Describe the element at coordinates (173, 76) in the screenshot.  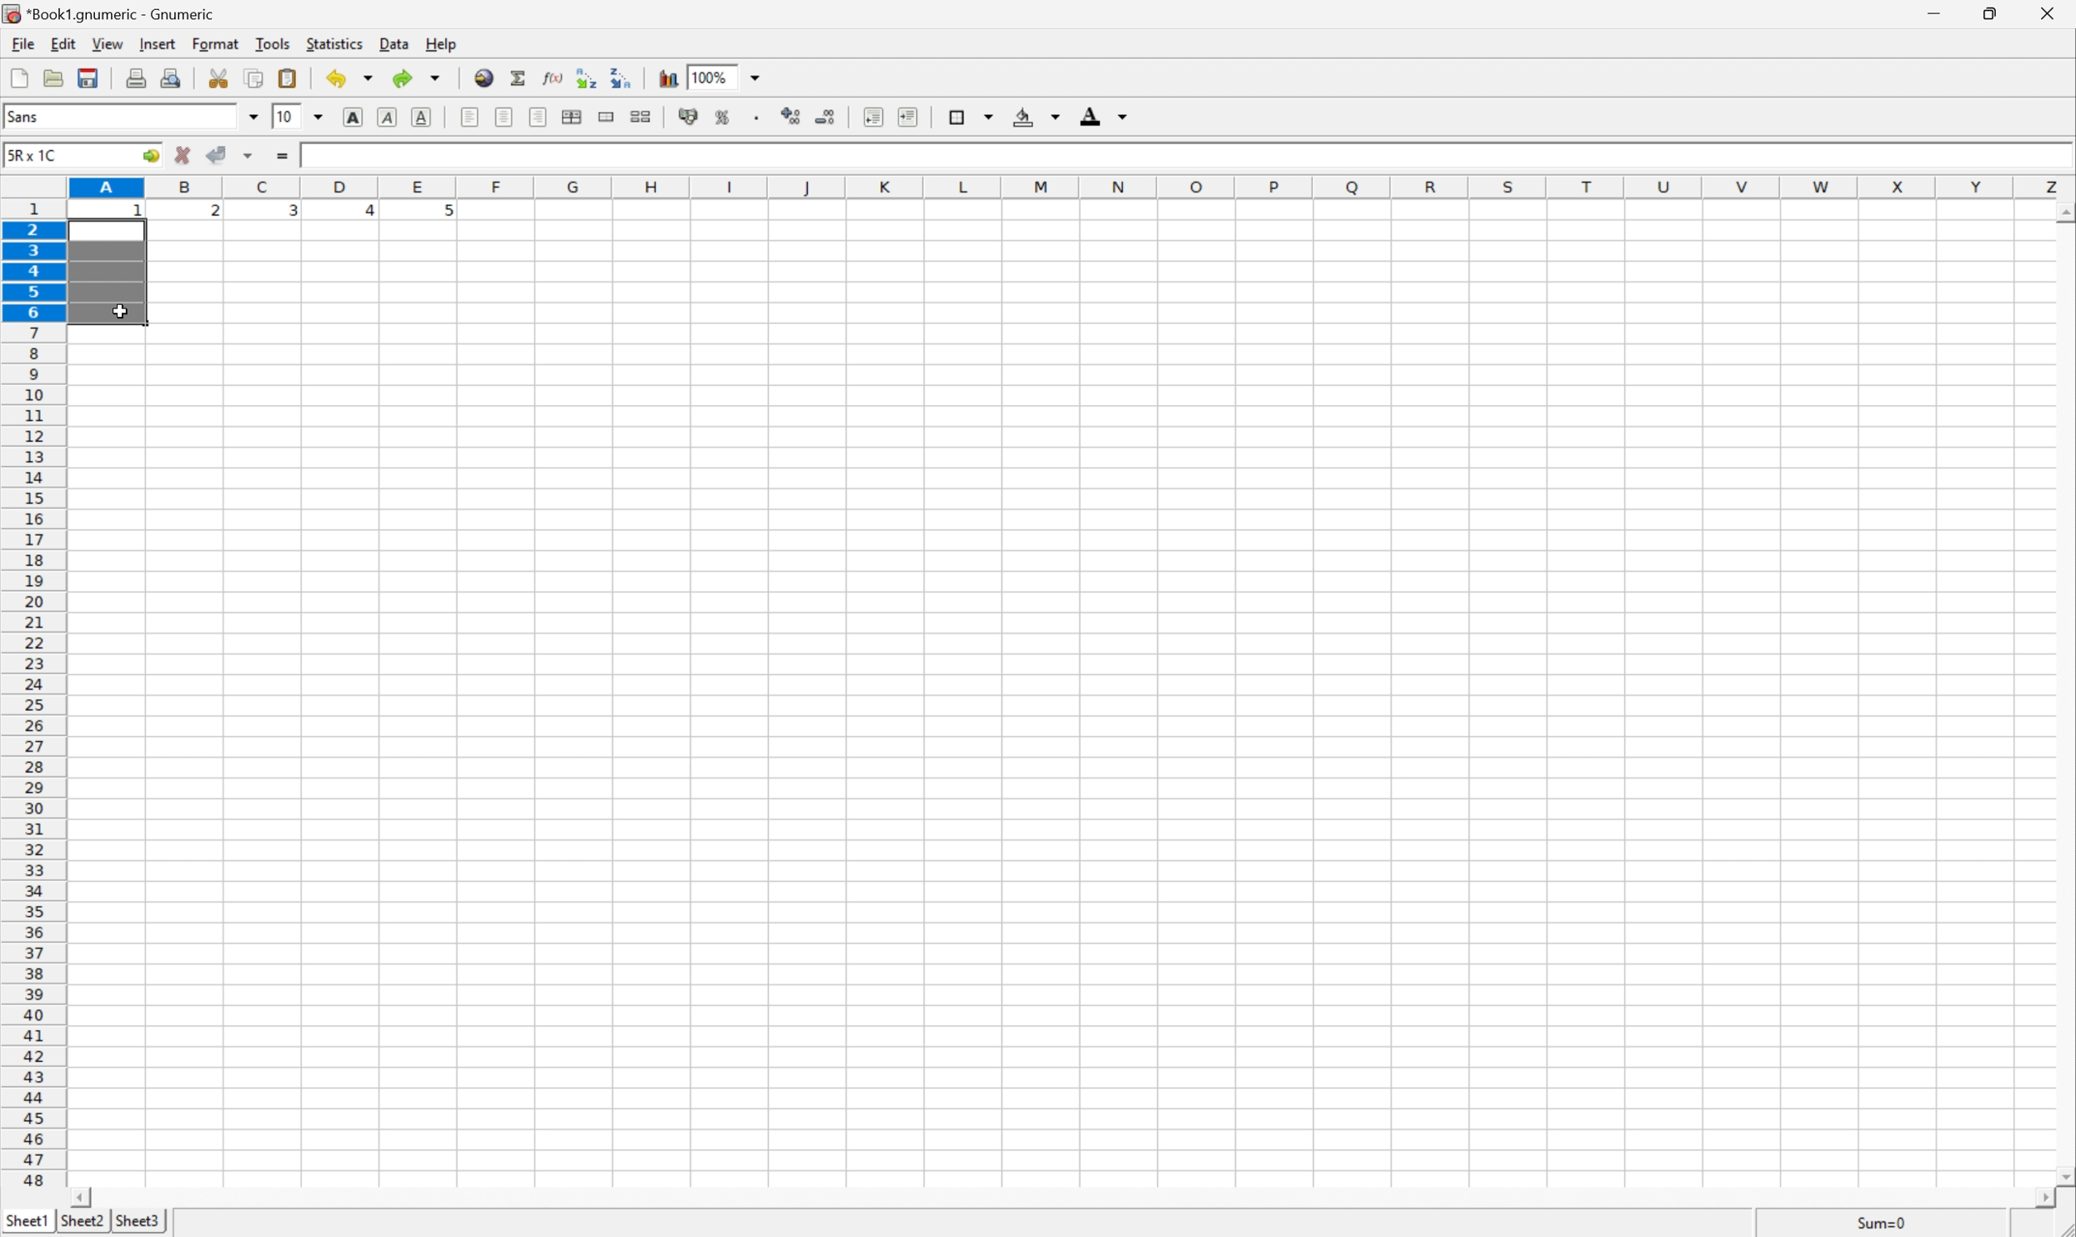
I see `print preview` at that location.